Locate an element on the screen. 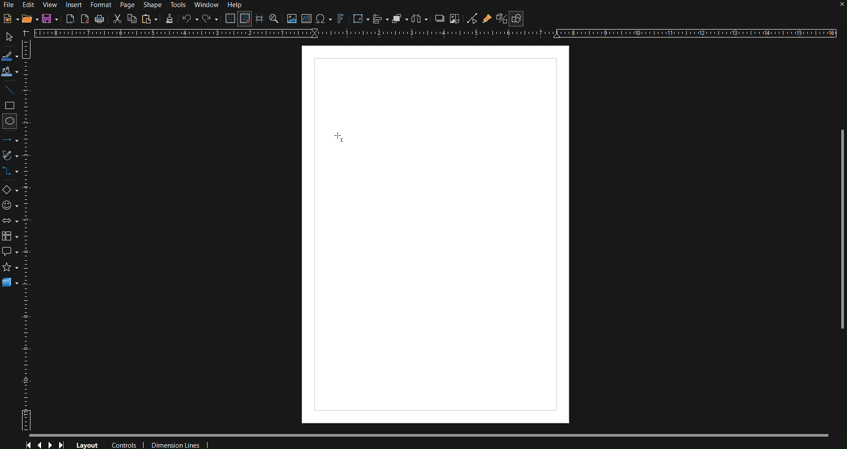 The image size is (847, 449). Arrange is located at coordinates (399, 19).